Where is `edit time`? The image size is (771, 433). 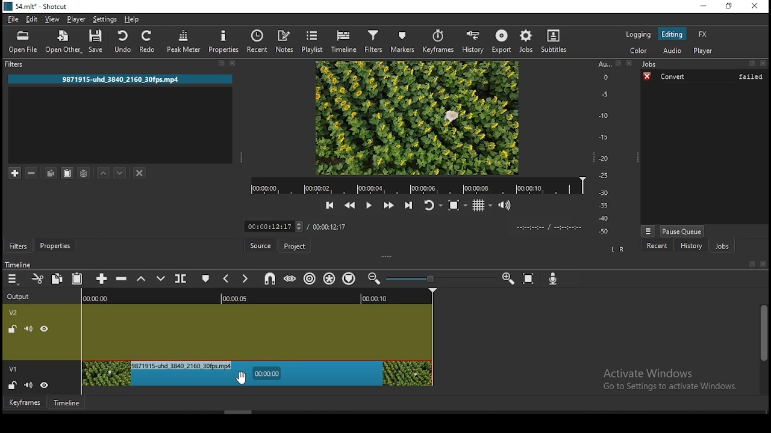
edit time is located at coordinates (274, 226).